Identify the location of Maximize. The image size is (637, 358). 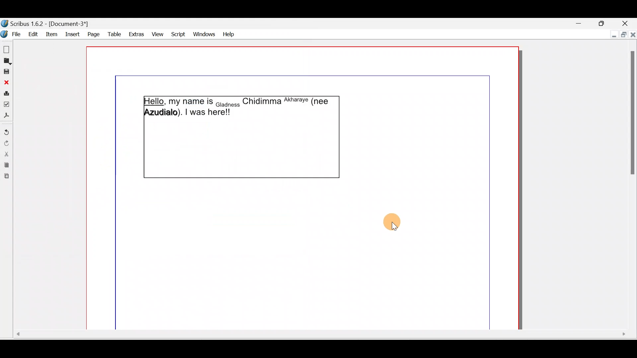
(623, 35).